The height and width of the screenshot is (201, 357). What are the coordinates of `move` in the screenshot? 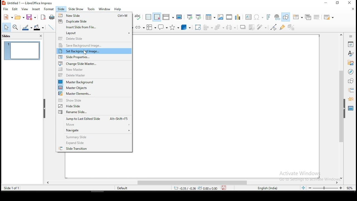 It's located at (94, 124).